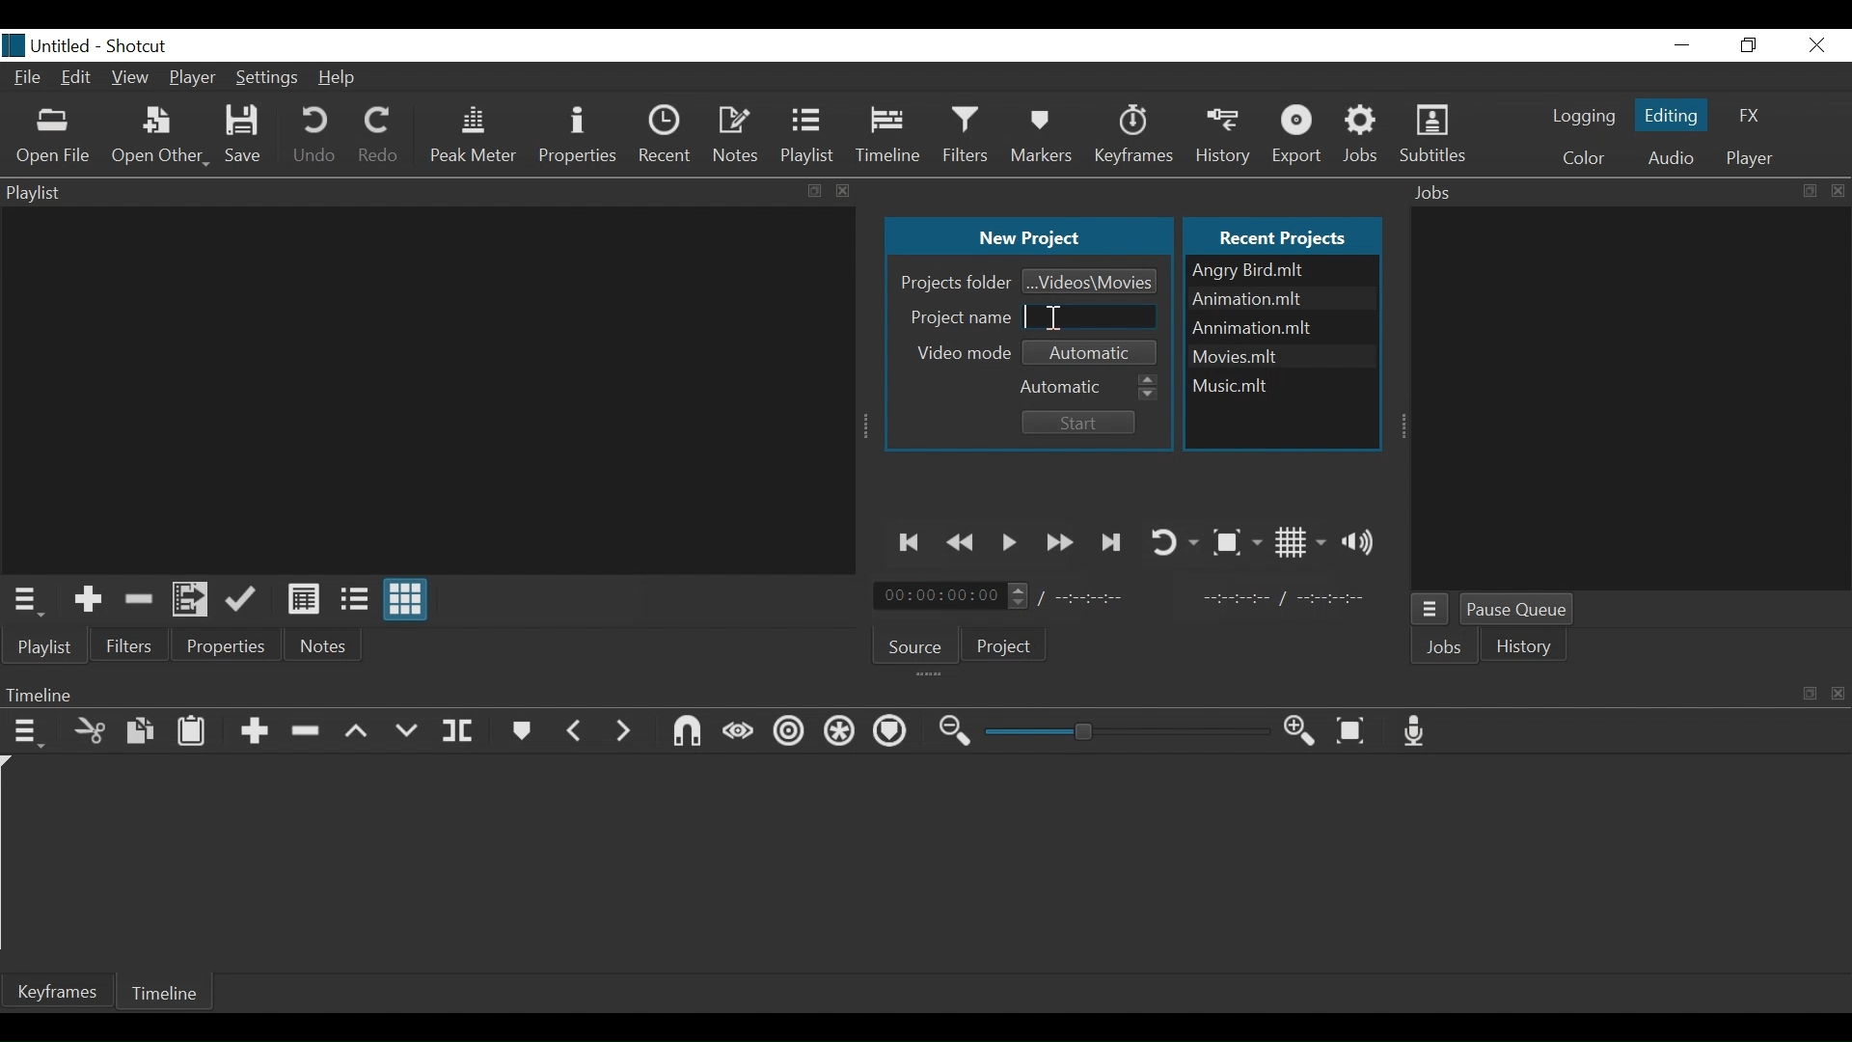 The image size is (1852, 1042). Describe the element at coordinates (309, 731) in the screenshot. I see `Ripple delete` at that location.